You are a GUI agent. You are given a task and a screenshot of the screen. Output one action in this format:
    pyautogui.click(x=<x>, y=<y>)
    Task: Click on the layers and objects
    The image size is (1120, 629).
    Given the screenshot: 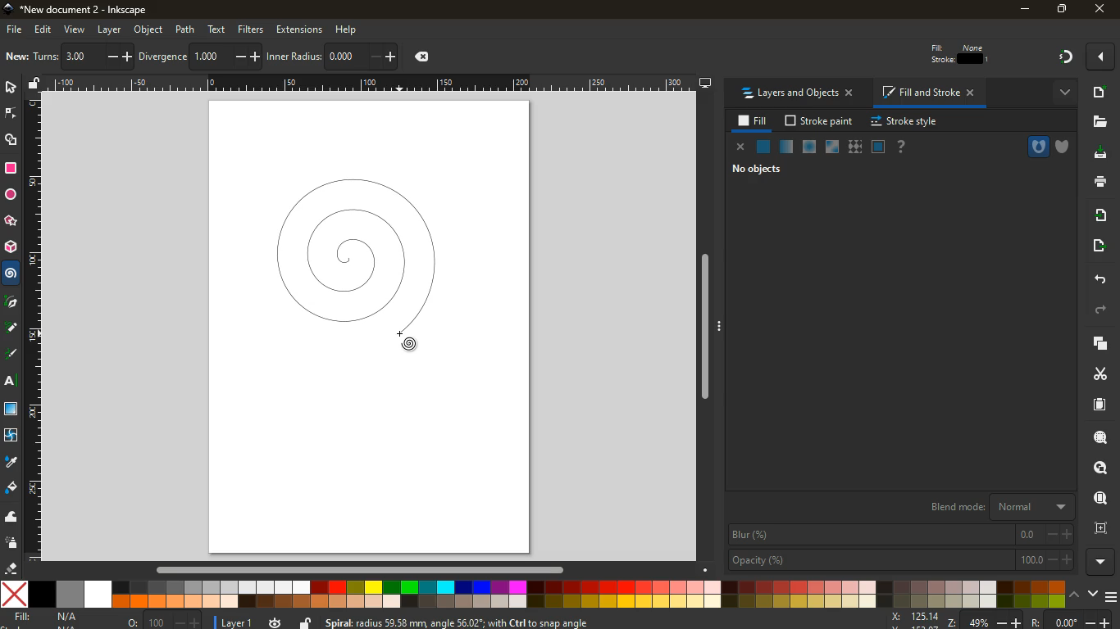 What is the action you would take?
    pyautogui.click(x=795, y=93)
    